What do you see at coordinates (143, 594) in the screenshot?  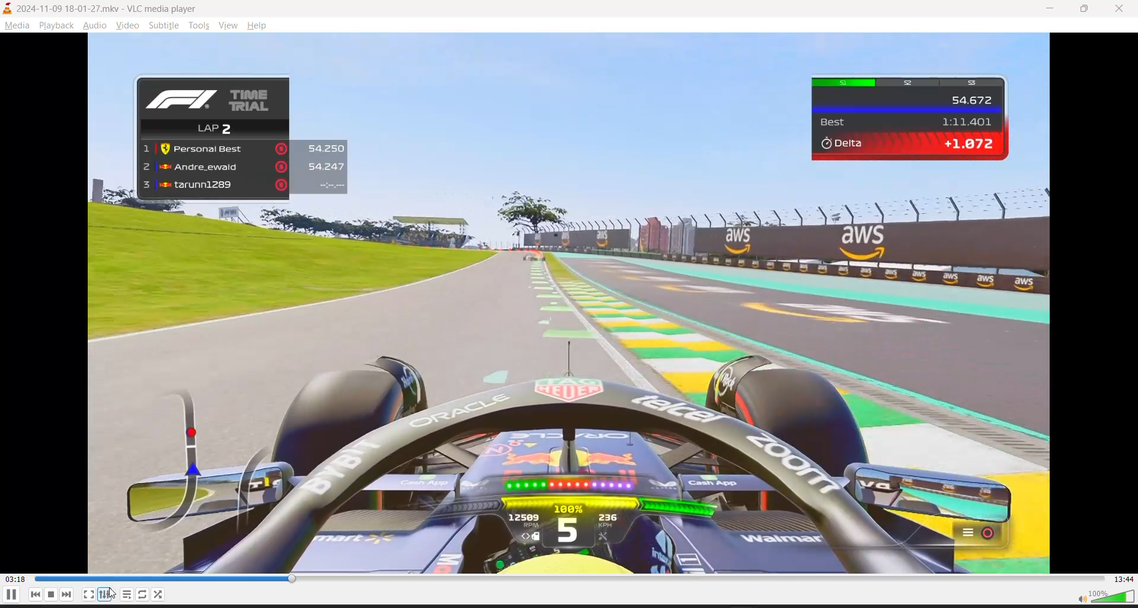 I see `random` at bounding box center [143, 594].